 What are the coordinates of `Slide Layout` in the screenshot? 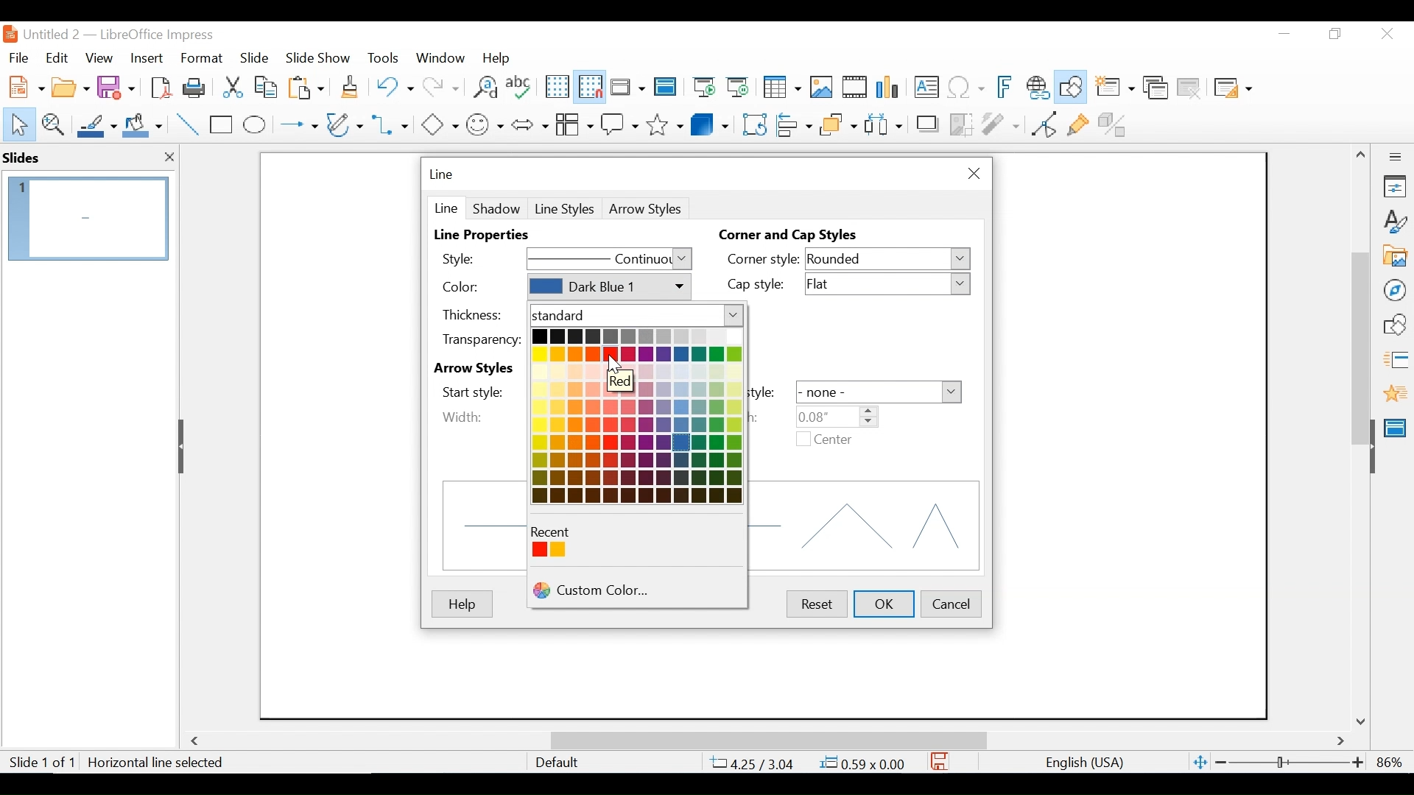 It's located at (1231, 89).